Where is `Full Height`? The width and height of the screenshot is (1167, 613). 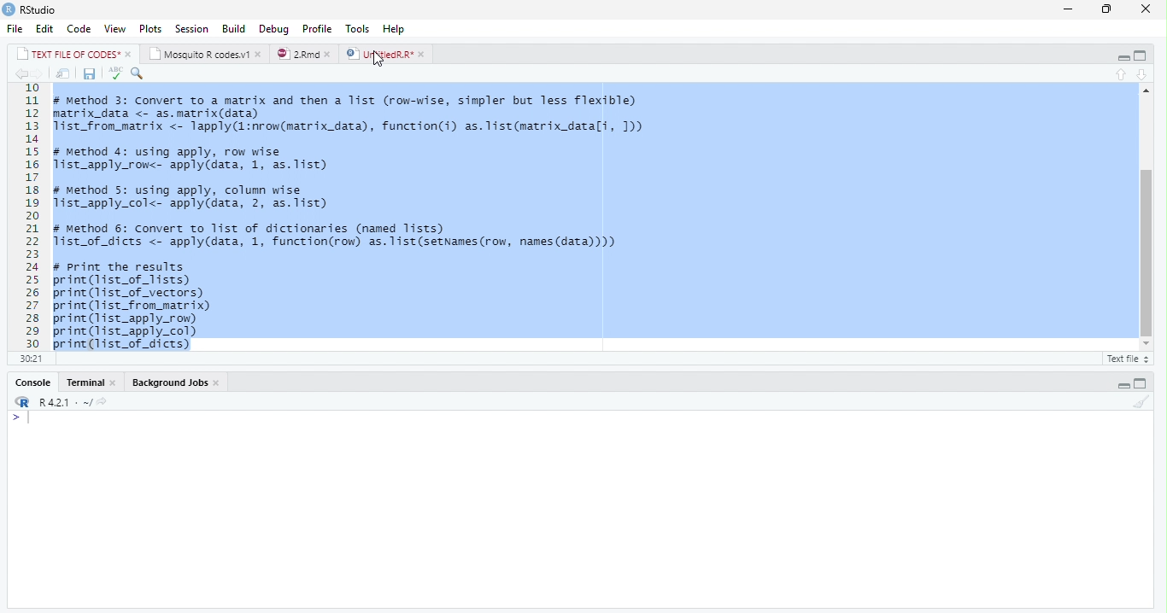 Full Height is located at coordinates (1141, 55).